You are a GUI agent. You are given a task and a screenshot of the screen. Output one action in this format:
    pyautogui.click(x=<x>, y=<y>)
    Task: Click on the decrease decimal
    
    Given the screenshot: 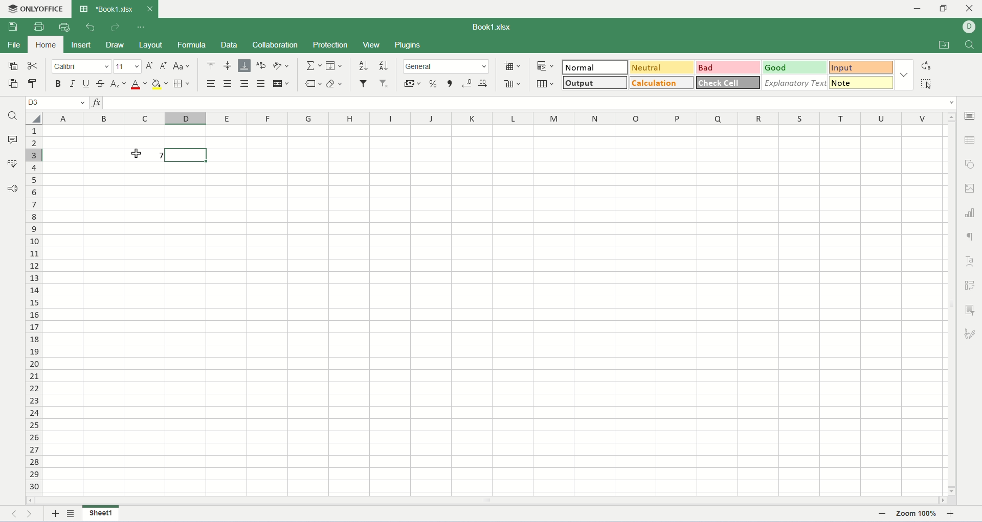 What is the action you would take?
    pyautogui.click(x=466, y=82)
    